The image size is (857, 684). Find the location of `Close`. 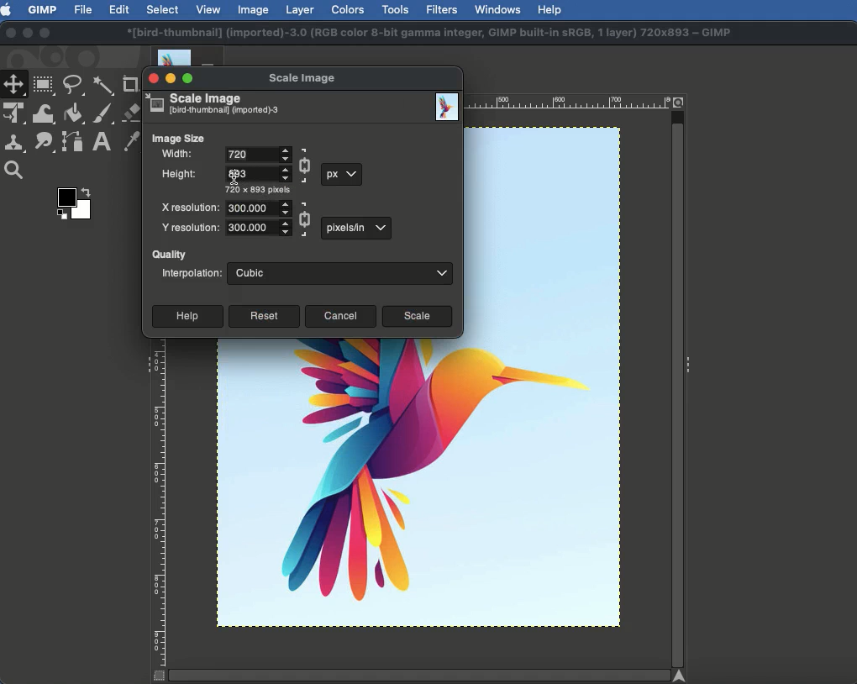

Close is located at coordinates (9, 34).